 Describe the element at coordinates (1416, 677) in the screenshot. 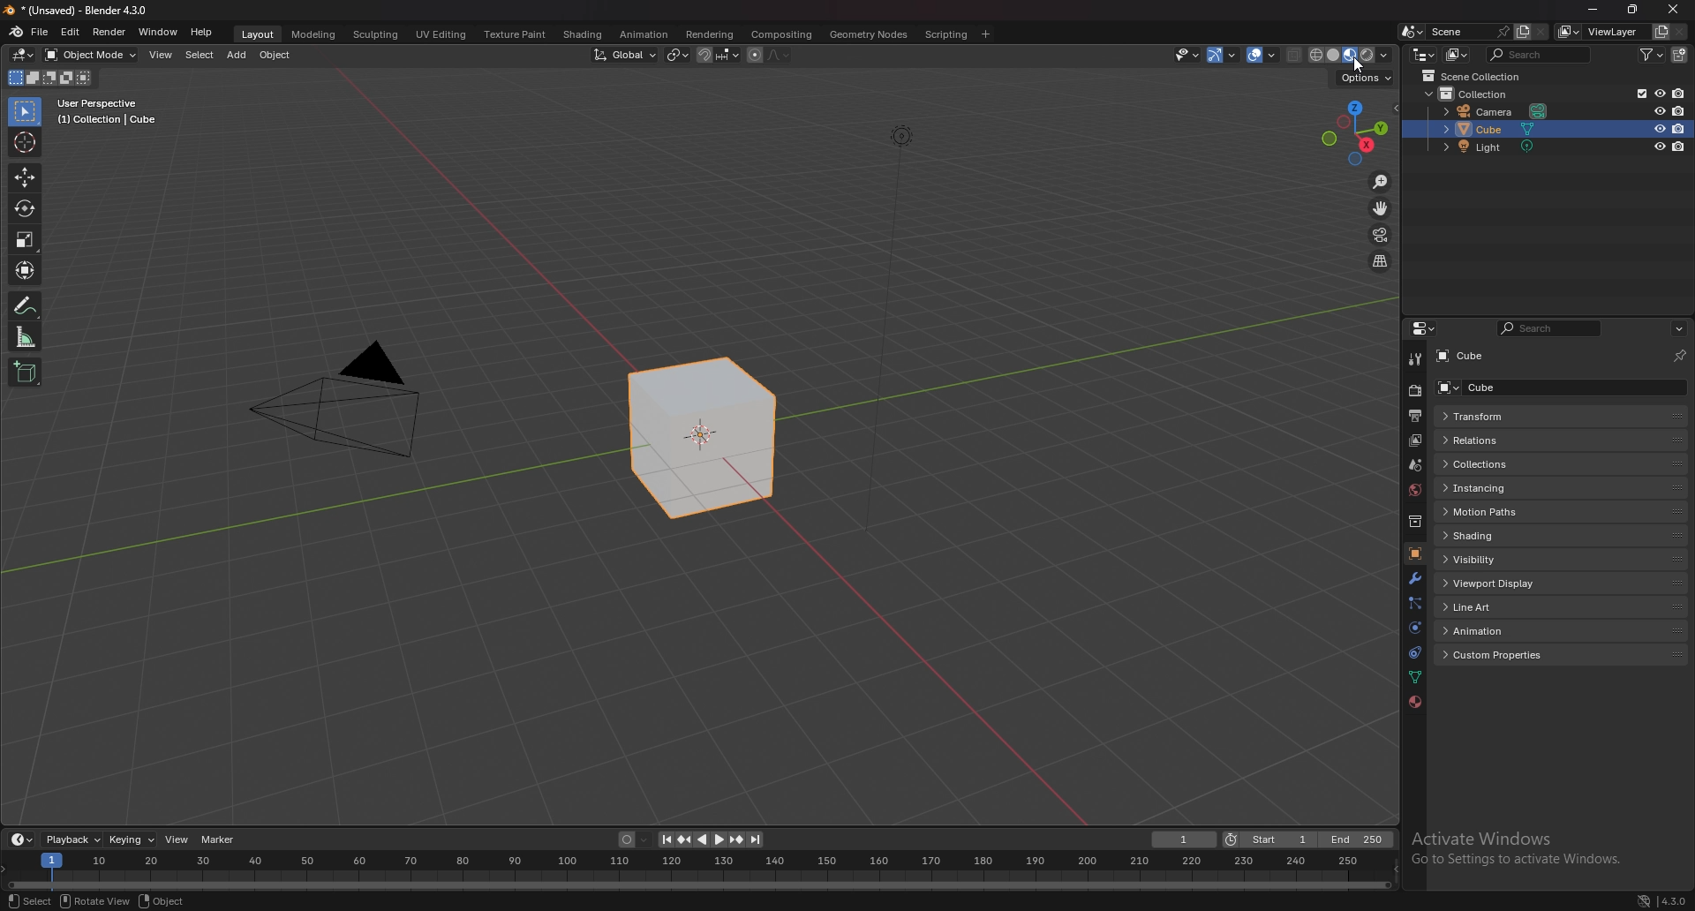

I see `data` at that location.